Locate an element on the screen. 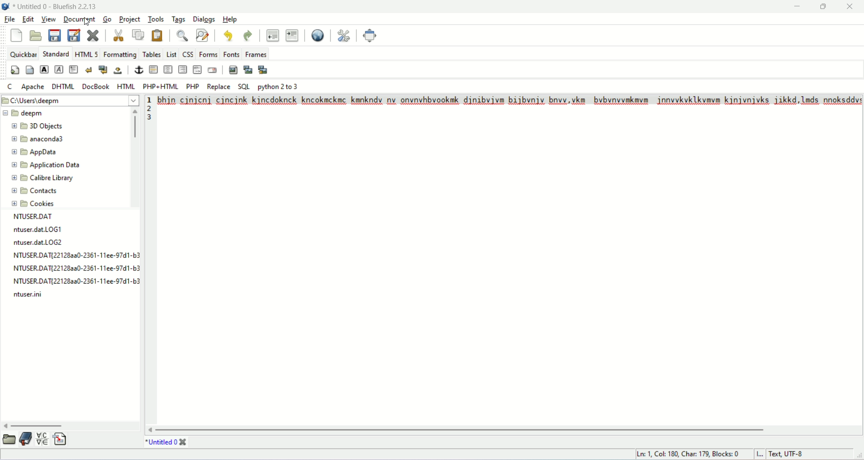 The height and width of the screenshot is (460, 864). browse in web is located at coordinates (317, 36).